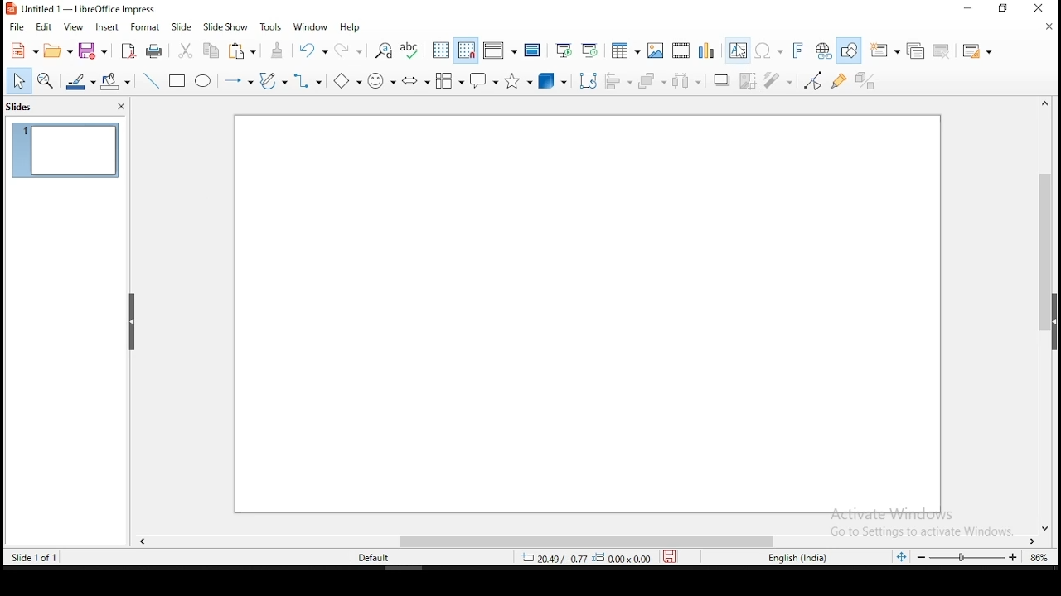  I want to click on start from first slide, so click(561, 52).